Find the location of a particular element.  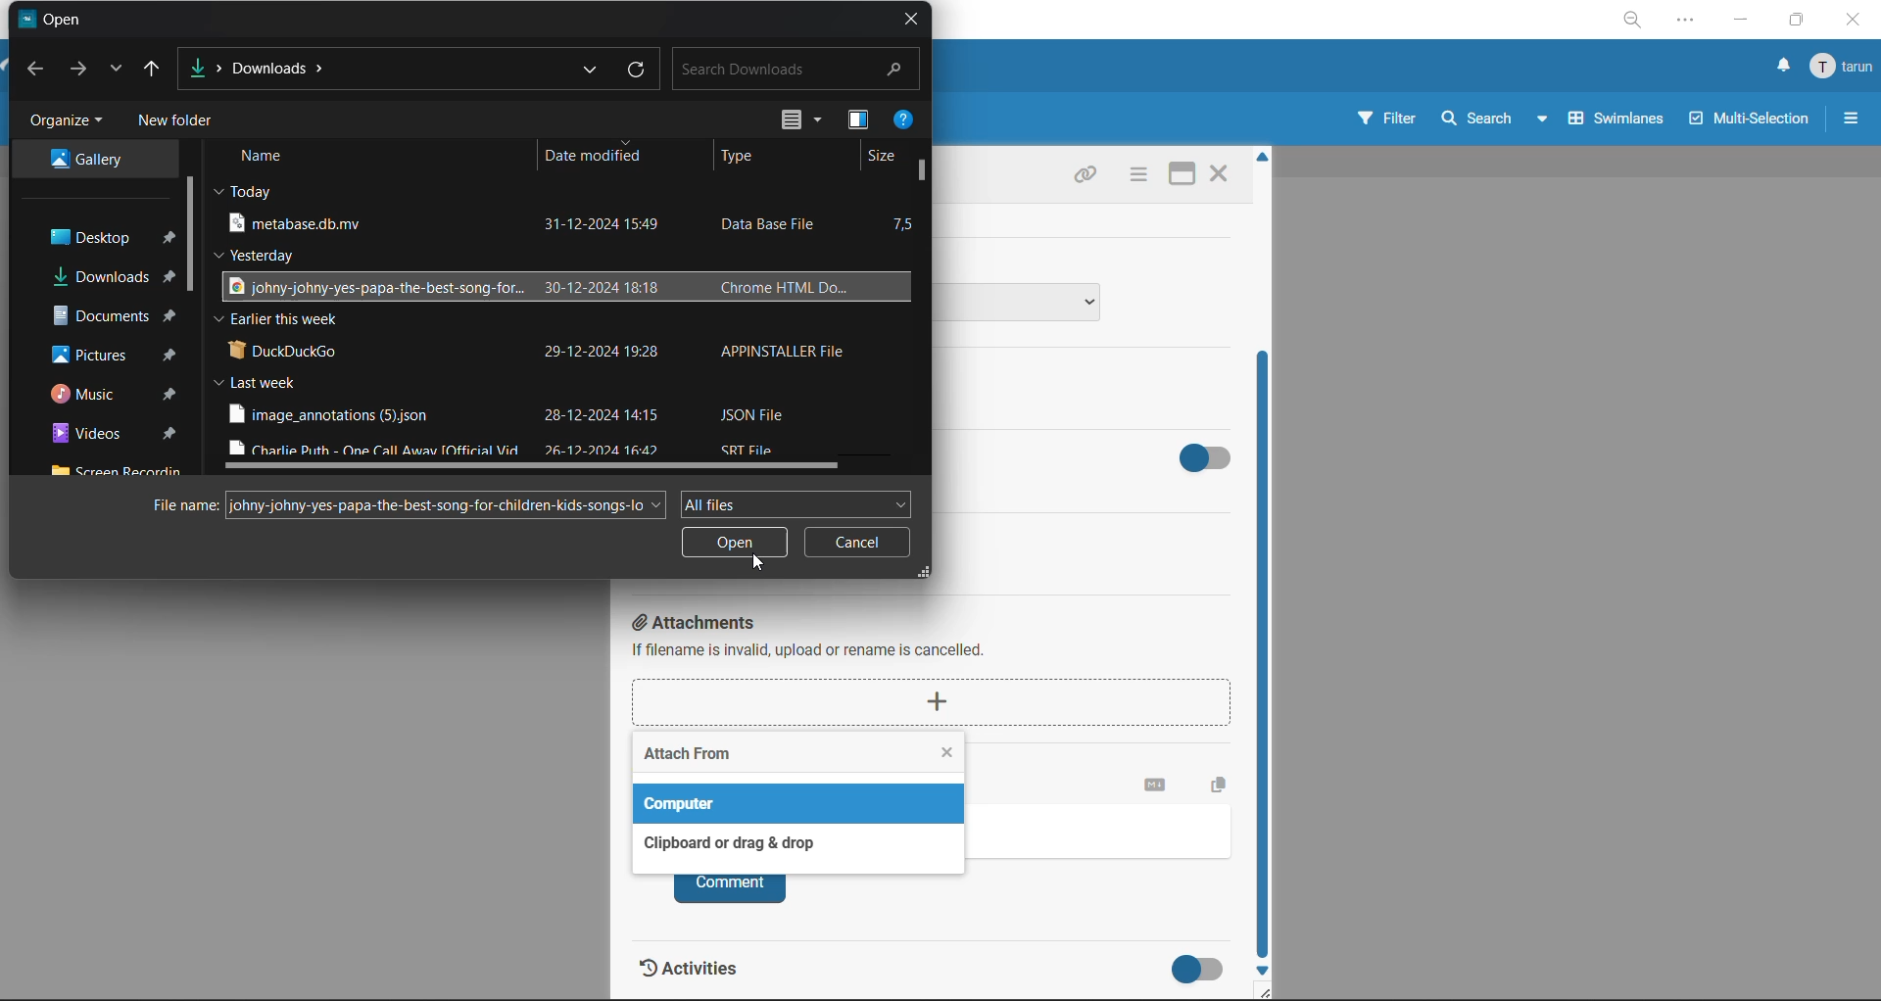

next is located at coordinates (80, 71).